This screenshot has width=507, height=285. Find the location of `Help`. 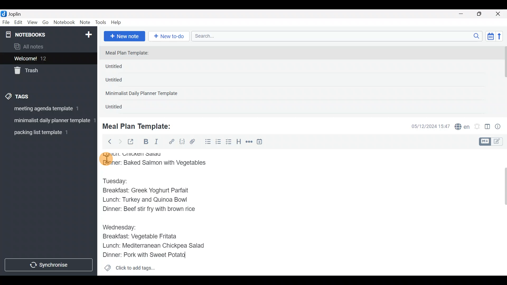

Help is located at coordinates (118, 21).